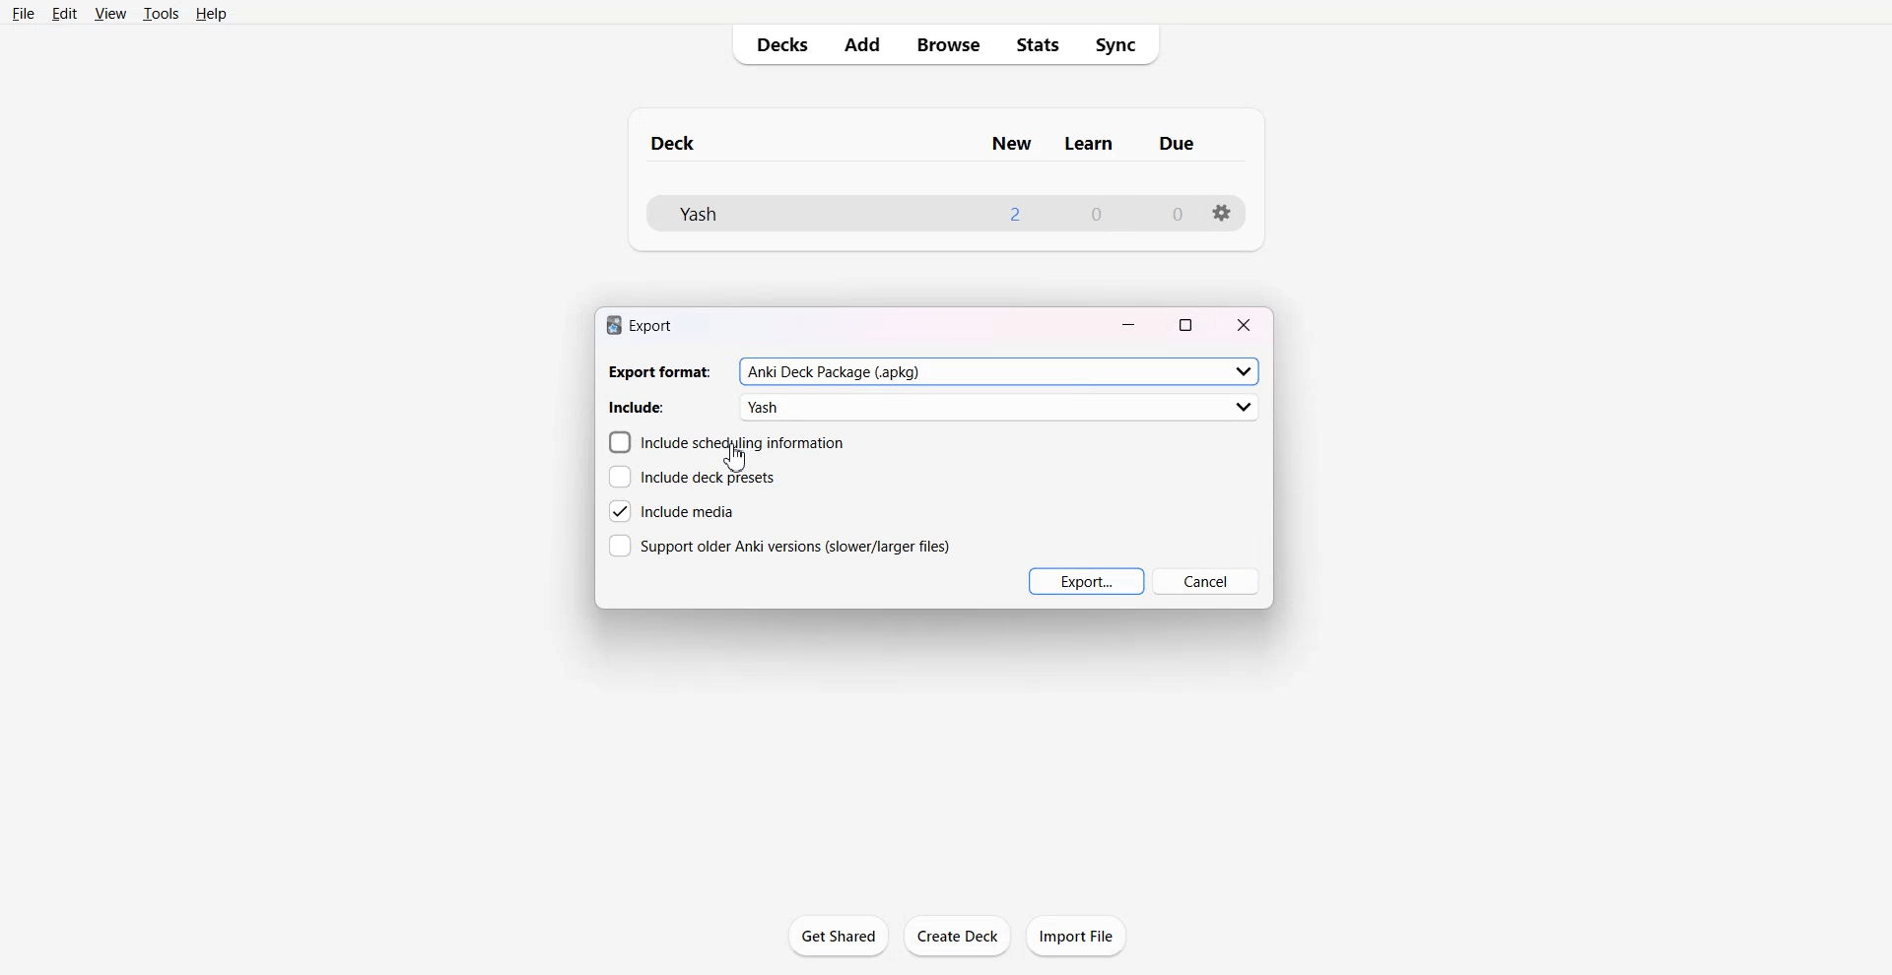 The image size is (1892, 975). What do you see at coordinates (779, 545) in the screenshot?
I see `Support older Anki versions` at bounding box center [779, 545].